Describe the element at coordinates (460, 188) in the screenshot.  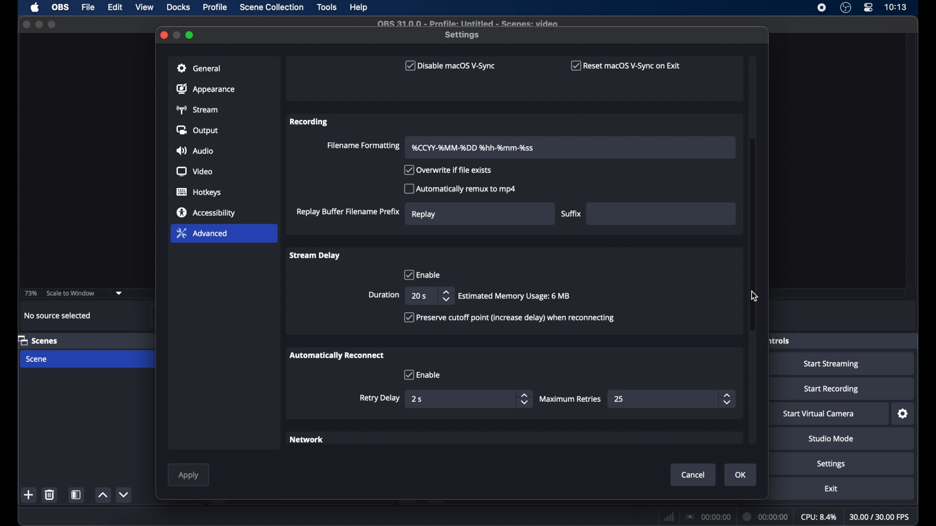
I see `automatically remux to mp4` at that location.